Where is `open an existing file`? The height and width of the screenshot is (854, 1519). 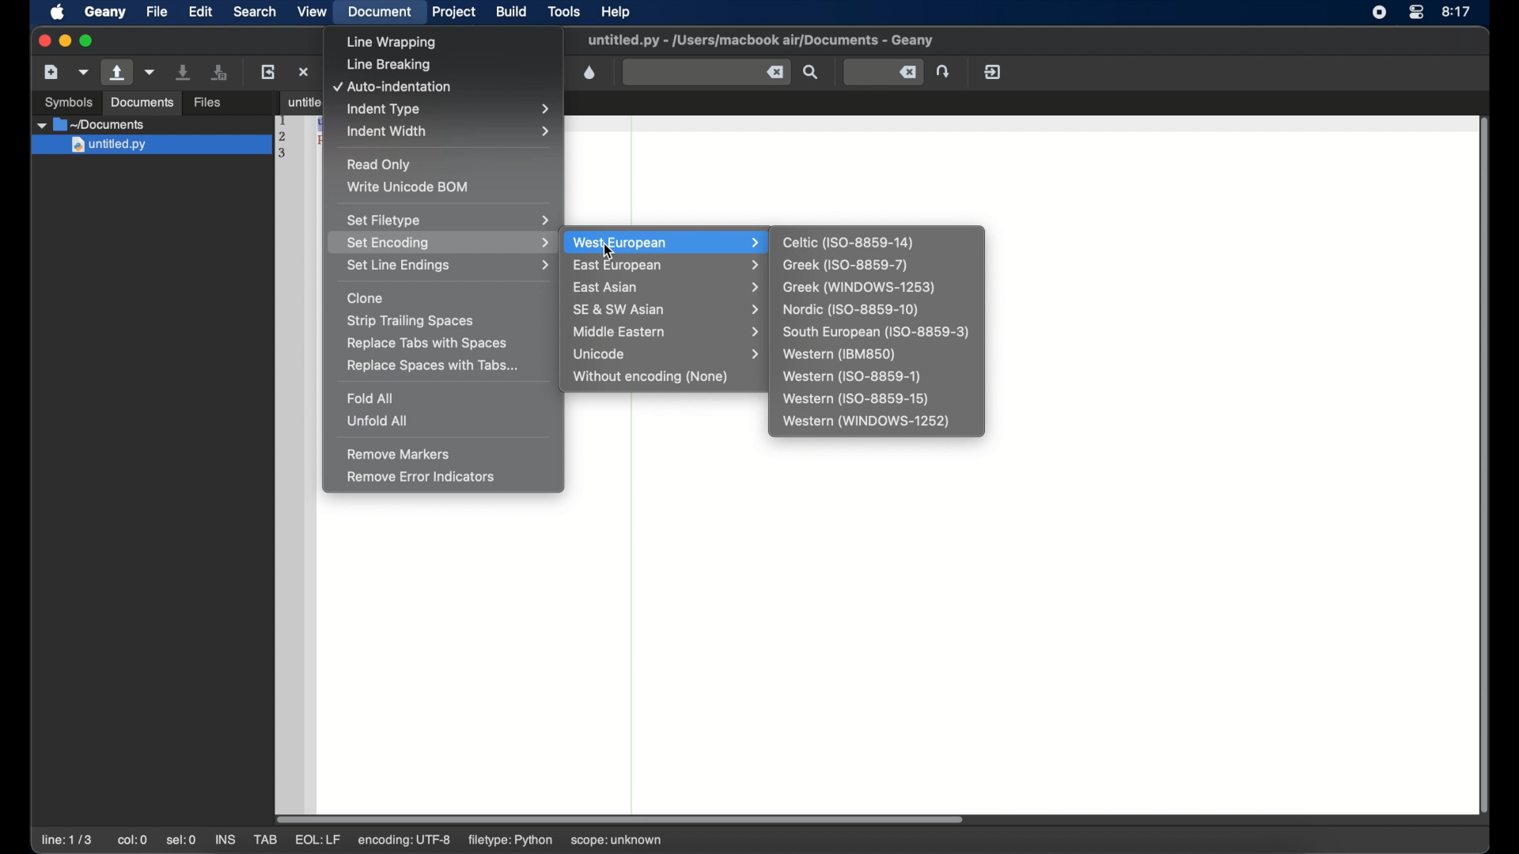 open an existing file is located at coordinates (117, 73).